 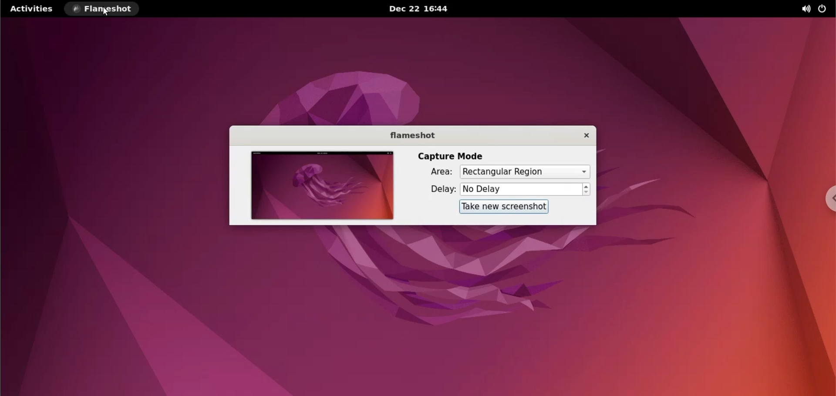 I want to click on power options , so click(x=824, y=9).